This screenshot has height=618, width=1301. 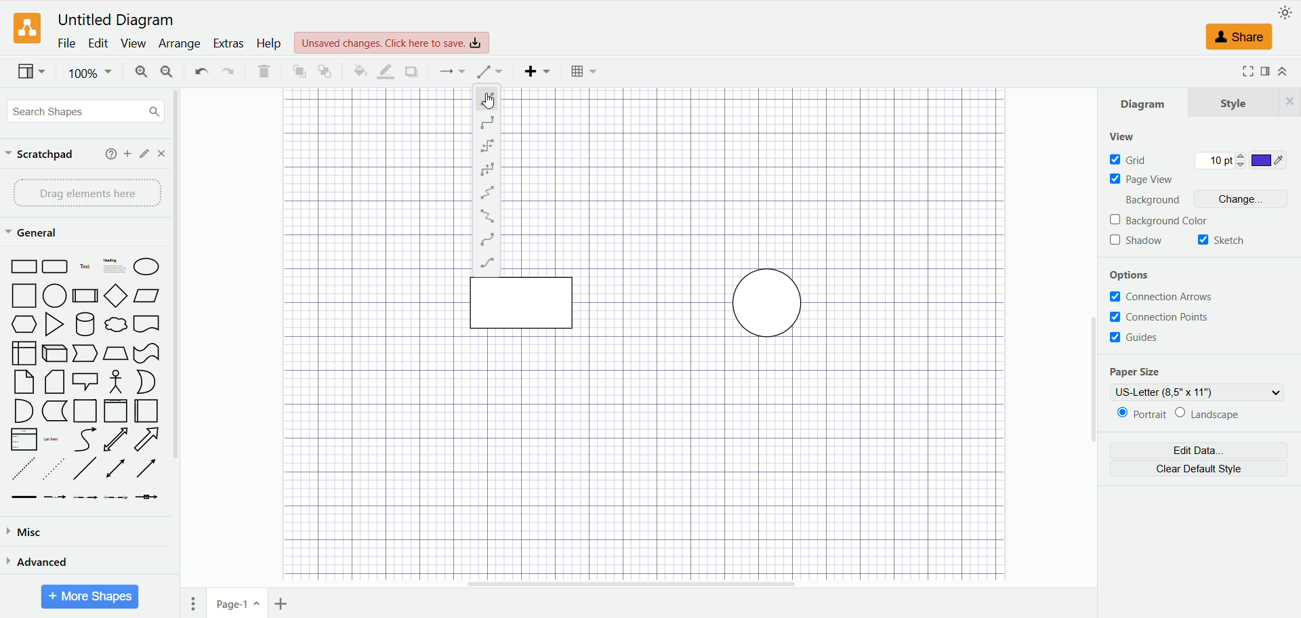 I want to click on shadow, so click(x=411, y=72).